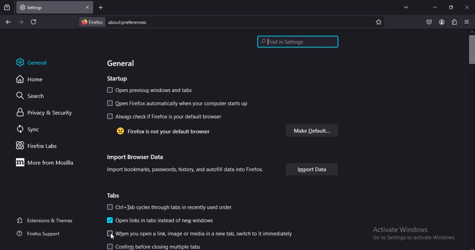  Describe the element at coordinates (314, 169) in the screenshot. I see `import data` at that location.